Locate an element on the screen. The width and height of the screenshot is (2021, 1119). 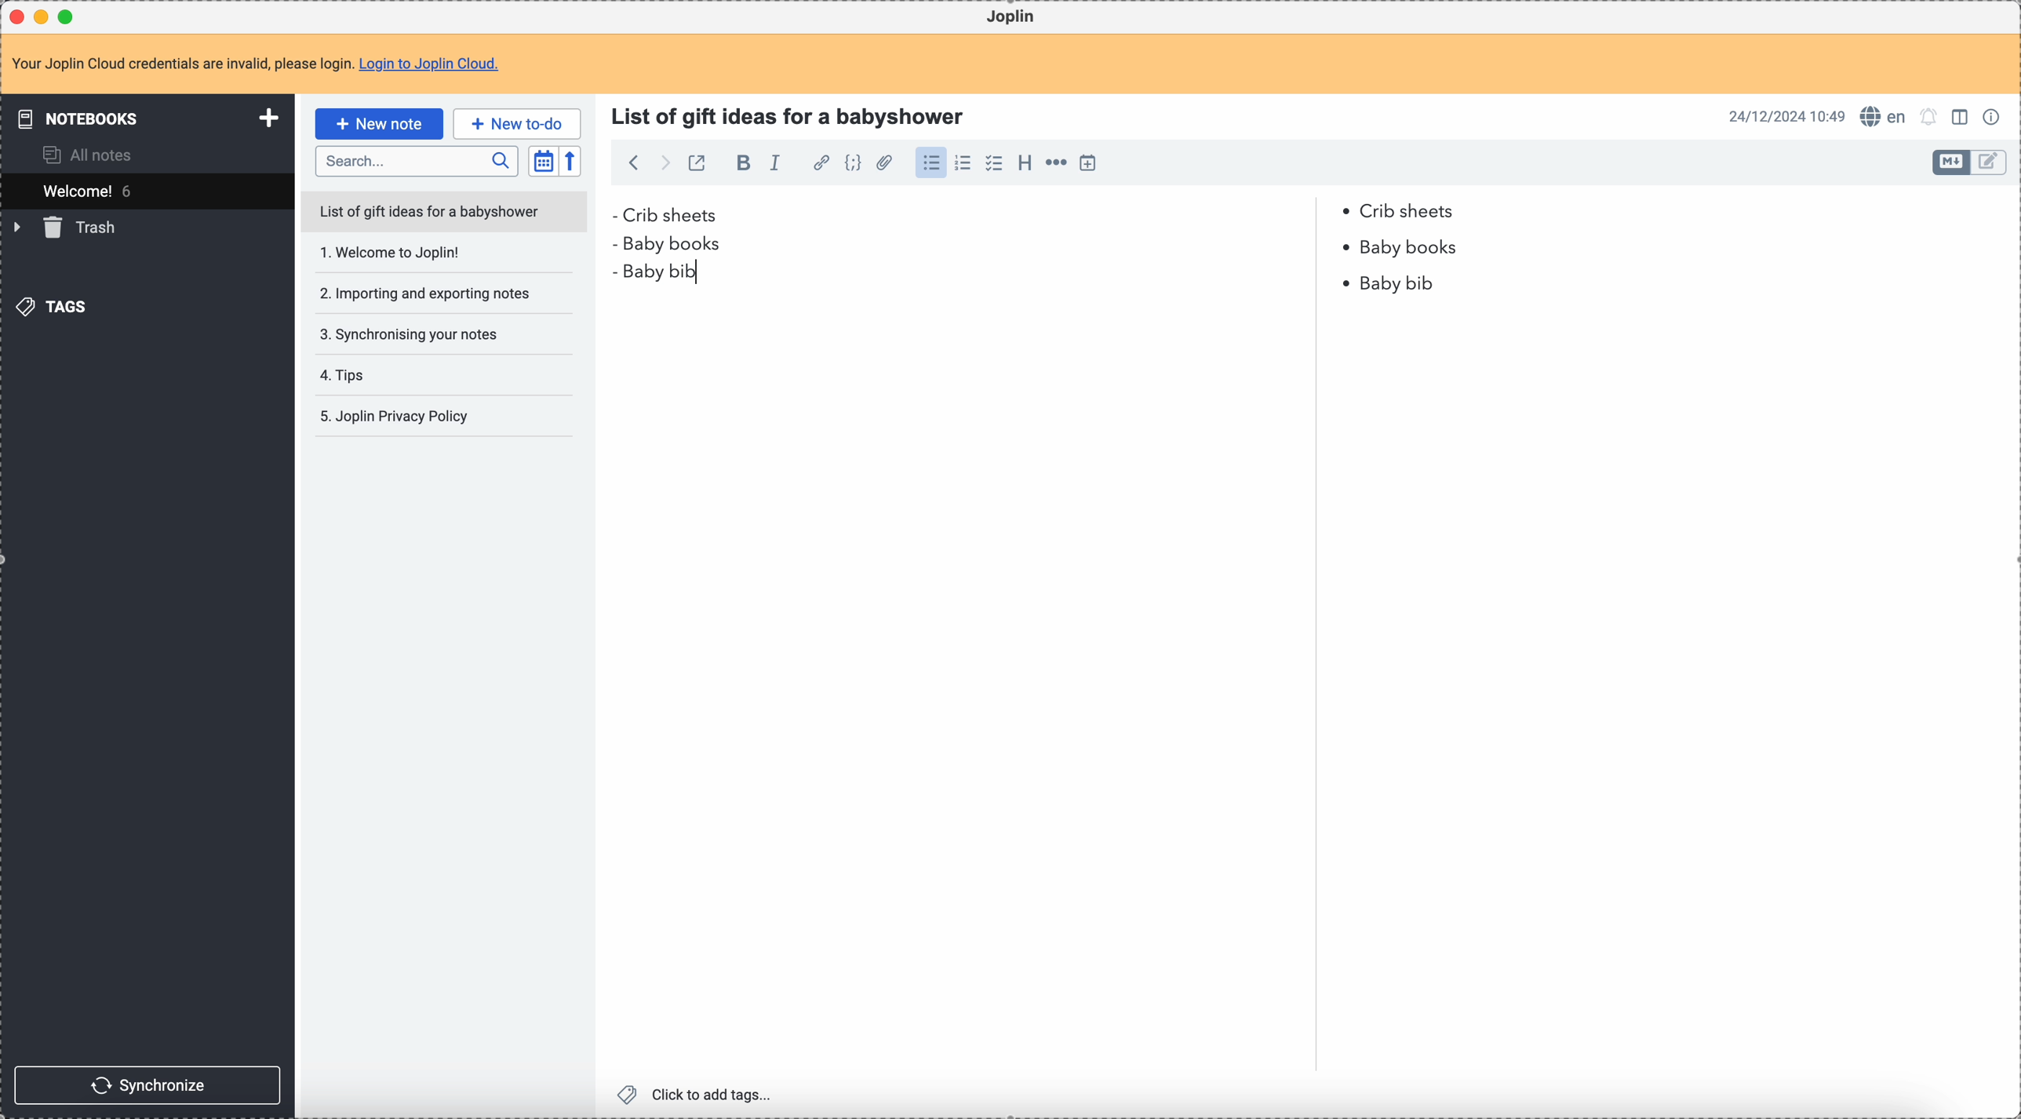
foward is located at coordinates (666, 163).